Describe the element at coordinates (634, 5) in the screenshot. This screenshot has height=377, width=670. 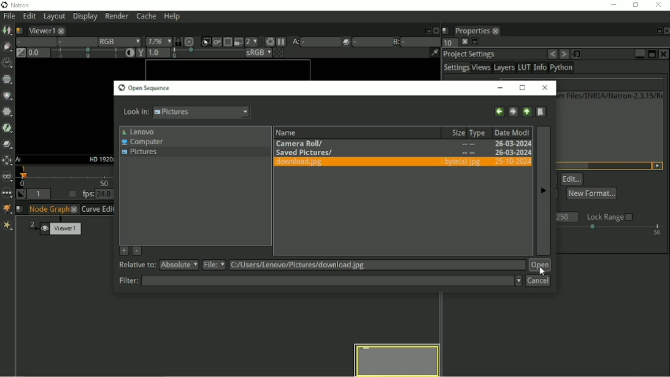
I see `Restore down` at that location.